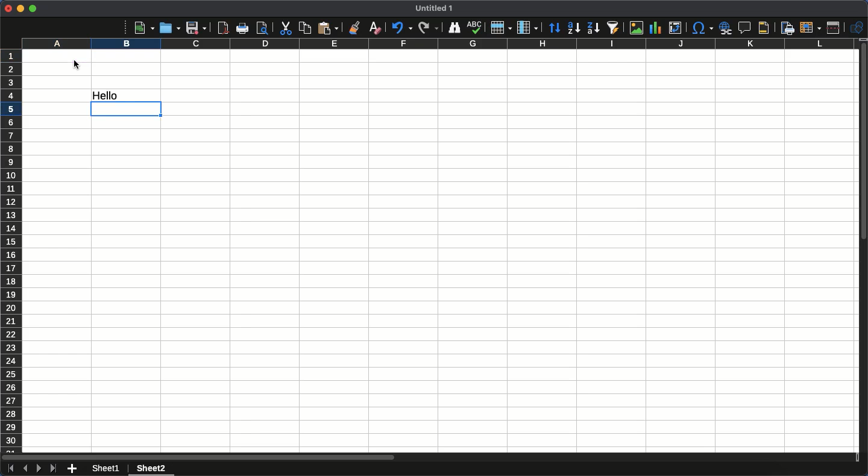 This screenshot has height=476, width=868. I want to click on Autofilter, so click(612, 28).